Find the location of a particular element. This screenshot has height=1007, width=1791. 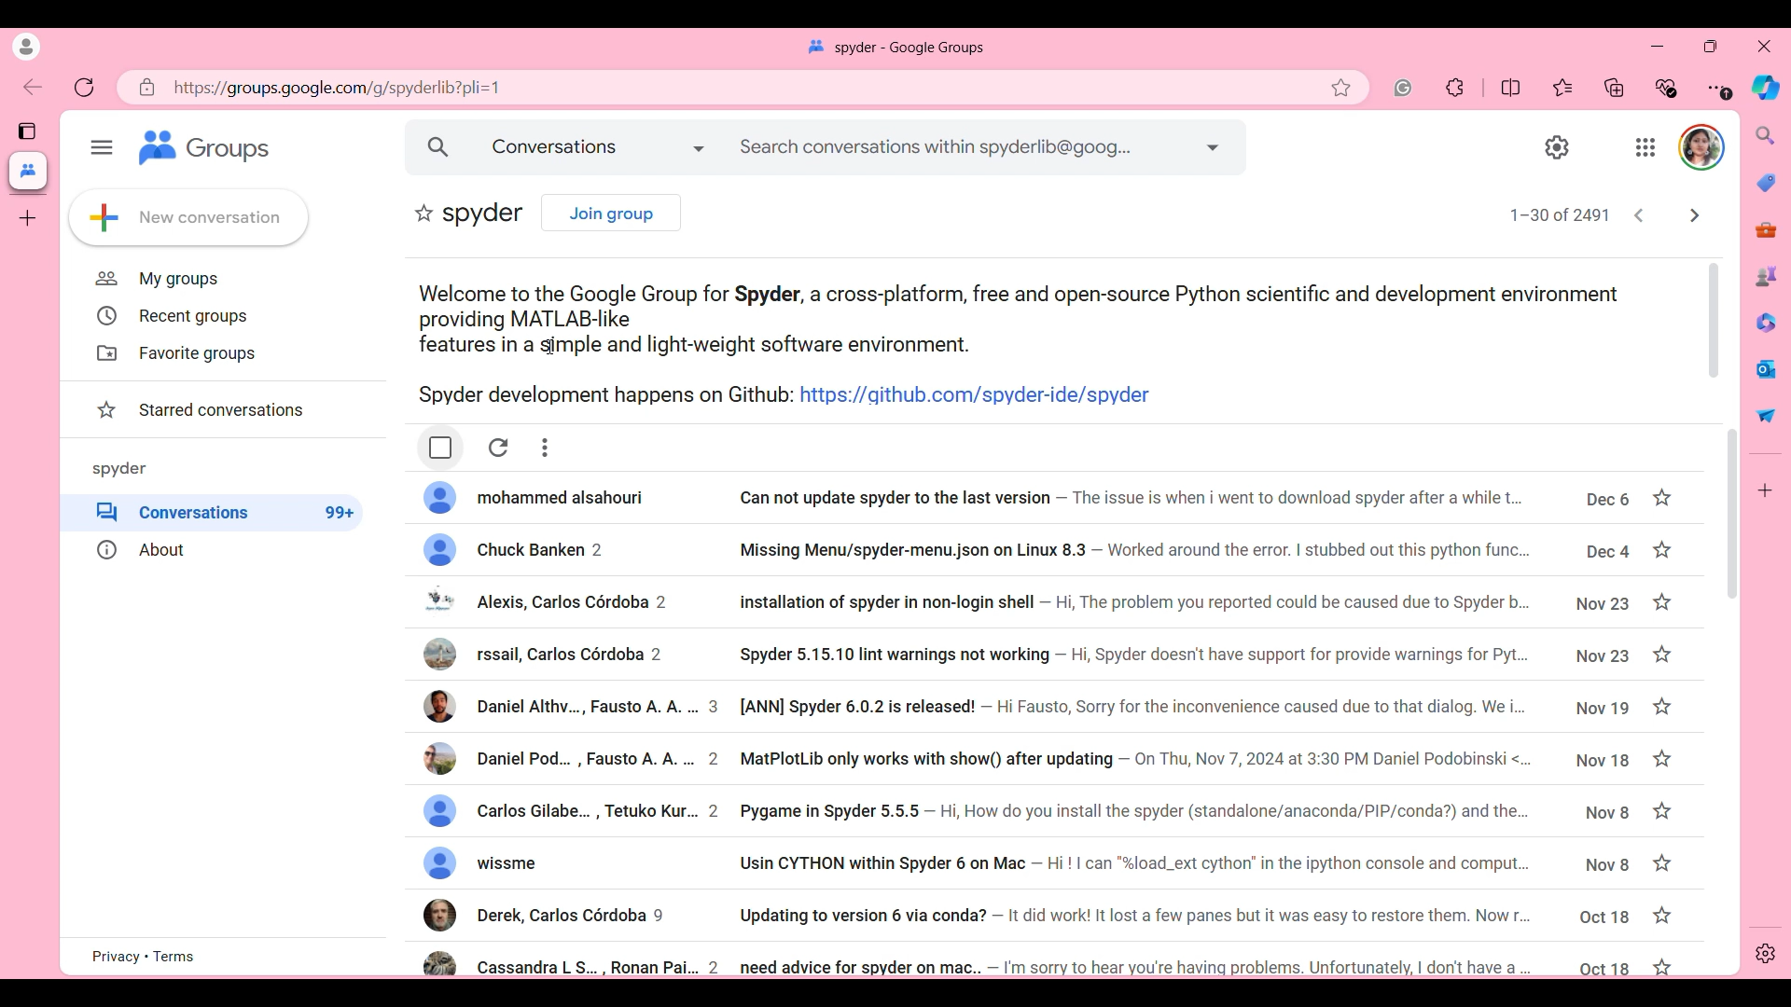

Current account is located at coordinates (1702, 147).